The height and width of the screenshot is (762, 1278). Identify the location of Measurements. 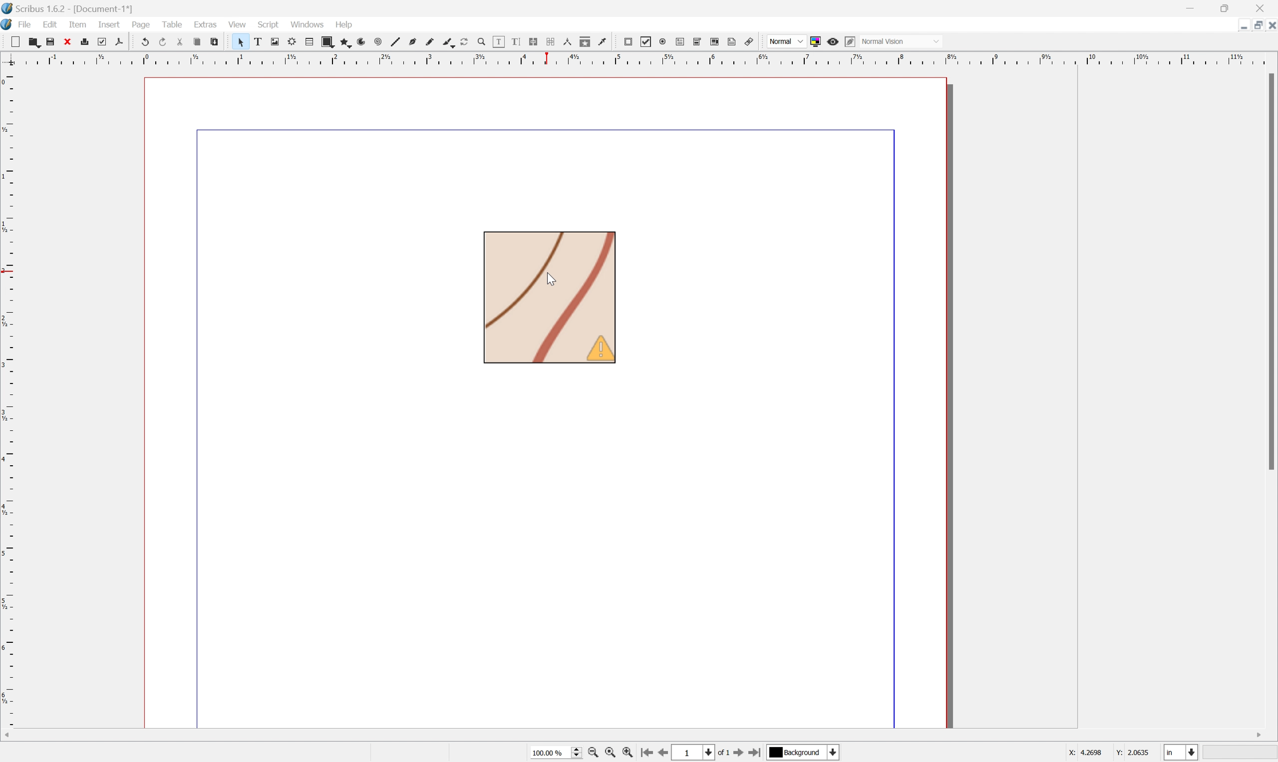
(568, 43).